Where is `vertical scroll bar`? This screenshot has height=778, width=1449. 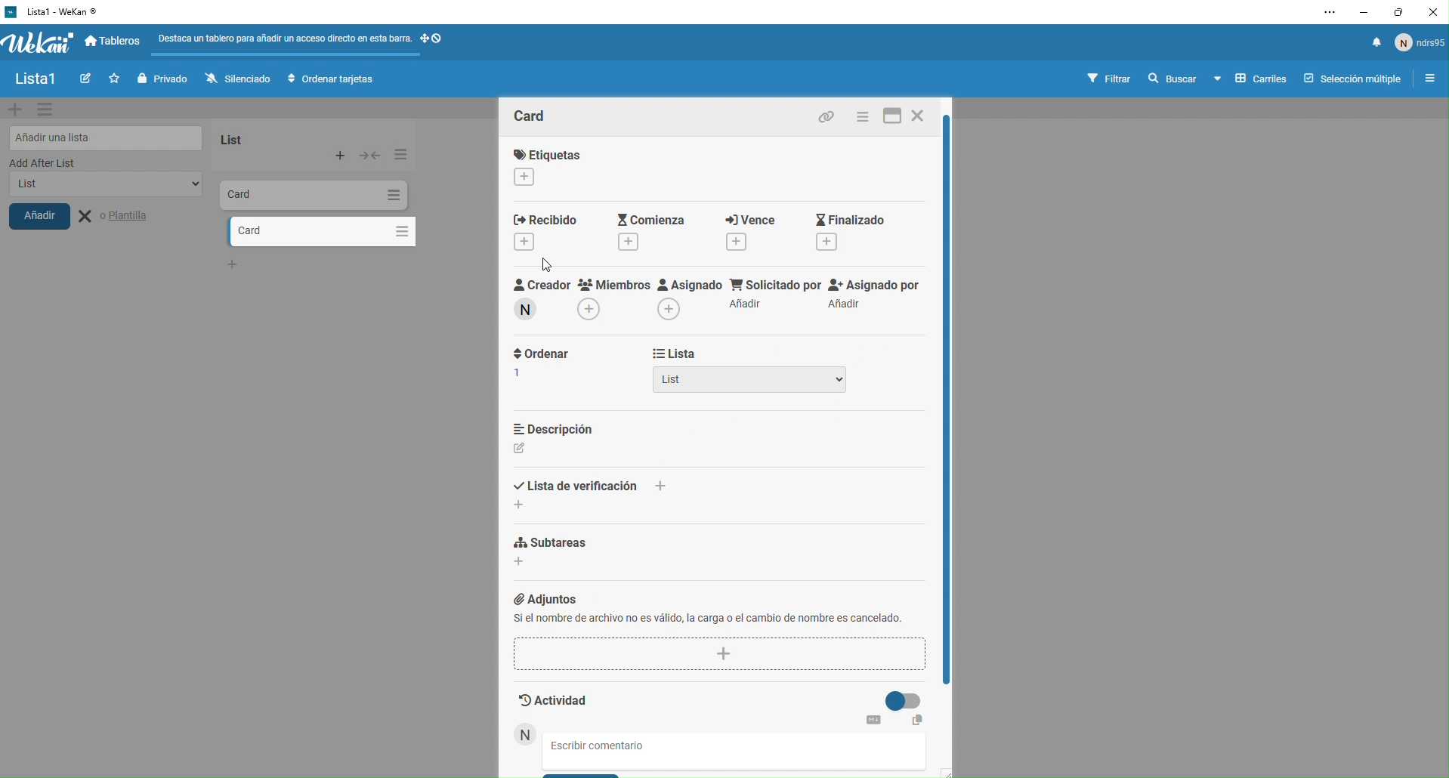 vertical scroll bar is located at coordinates (951, 399).